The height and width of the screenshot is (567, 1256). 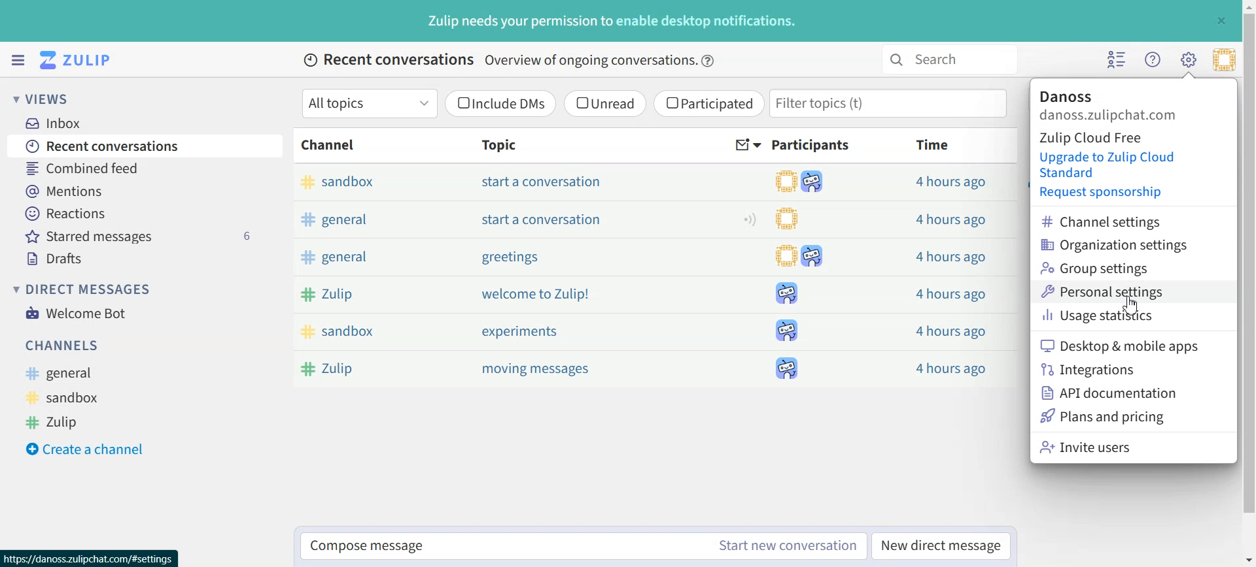 I want to click on Channels, so click(x=64, y=345).